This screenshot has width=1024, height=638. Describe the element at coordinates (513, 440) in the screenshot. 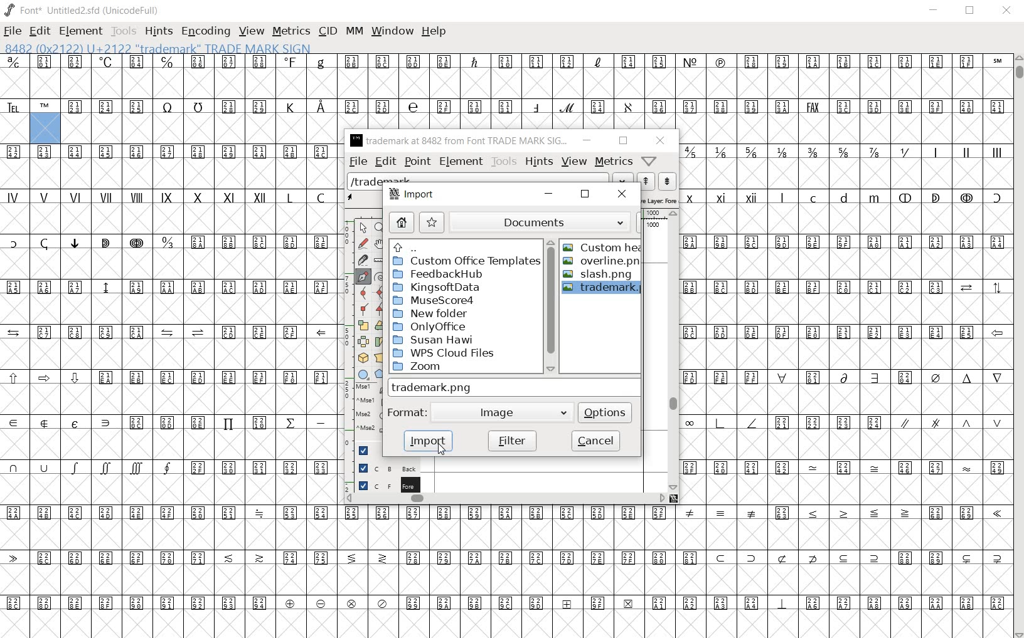

I see `filter` at that location.